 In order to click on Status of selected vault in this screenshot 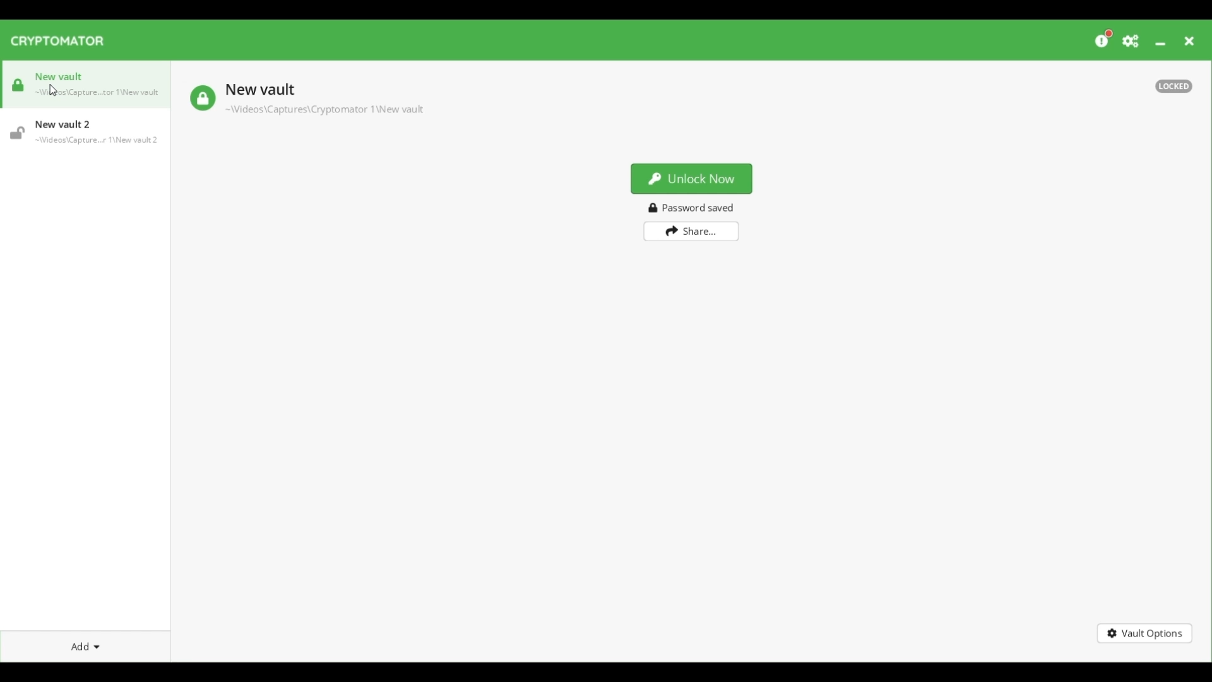, I will do `click(1173, 86)`.